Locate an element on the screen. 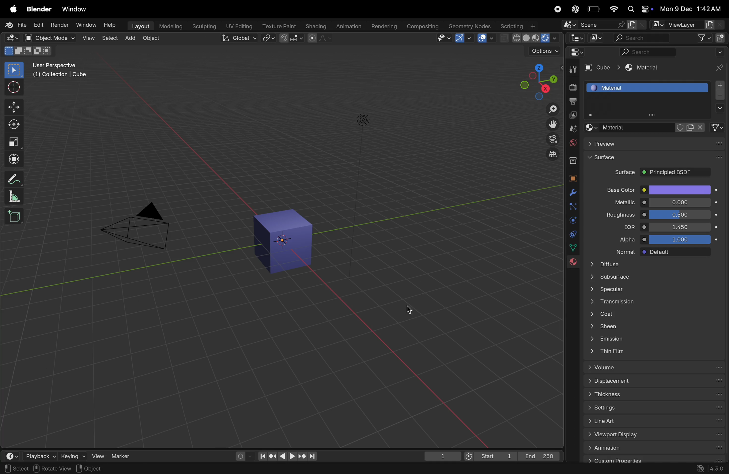  modifier is located at coordinates (49, 468).